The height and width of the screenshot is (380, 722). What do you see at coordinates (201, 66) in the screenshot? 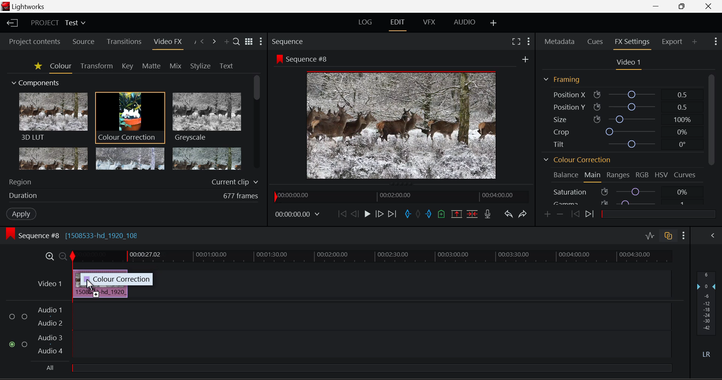
I see `Stylize` at bounding box center [201, 66].